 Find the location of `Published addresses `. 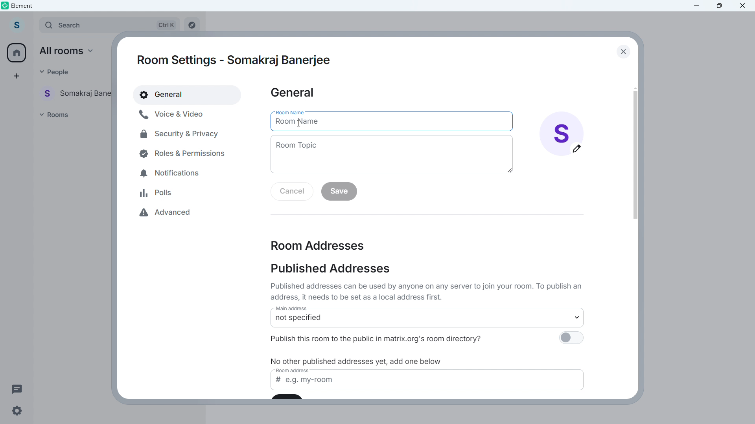

Published addresses  is located at coordinates (330, 269).